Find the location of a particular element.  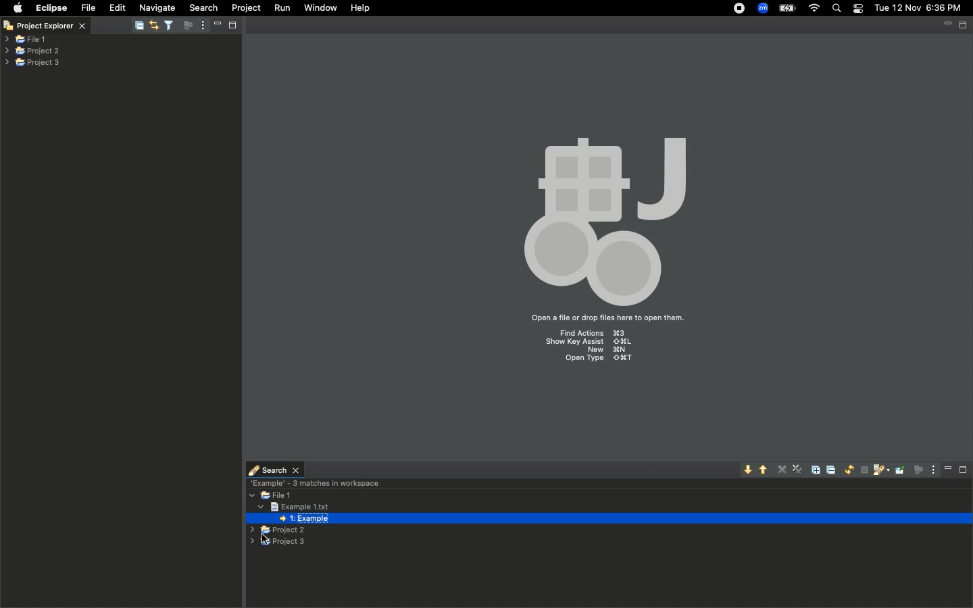

Pin the search view is located at coordinates (899, 470).